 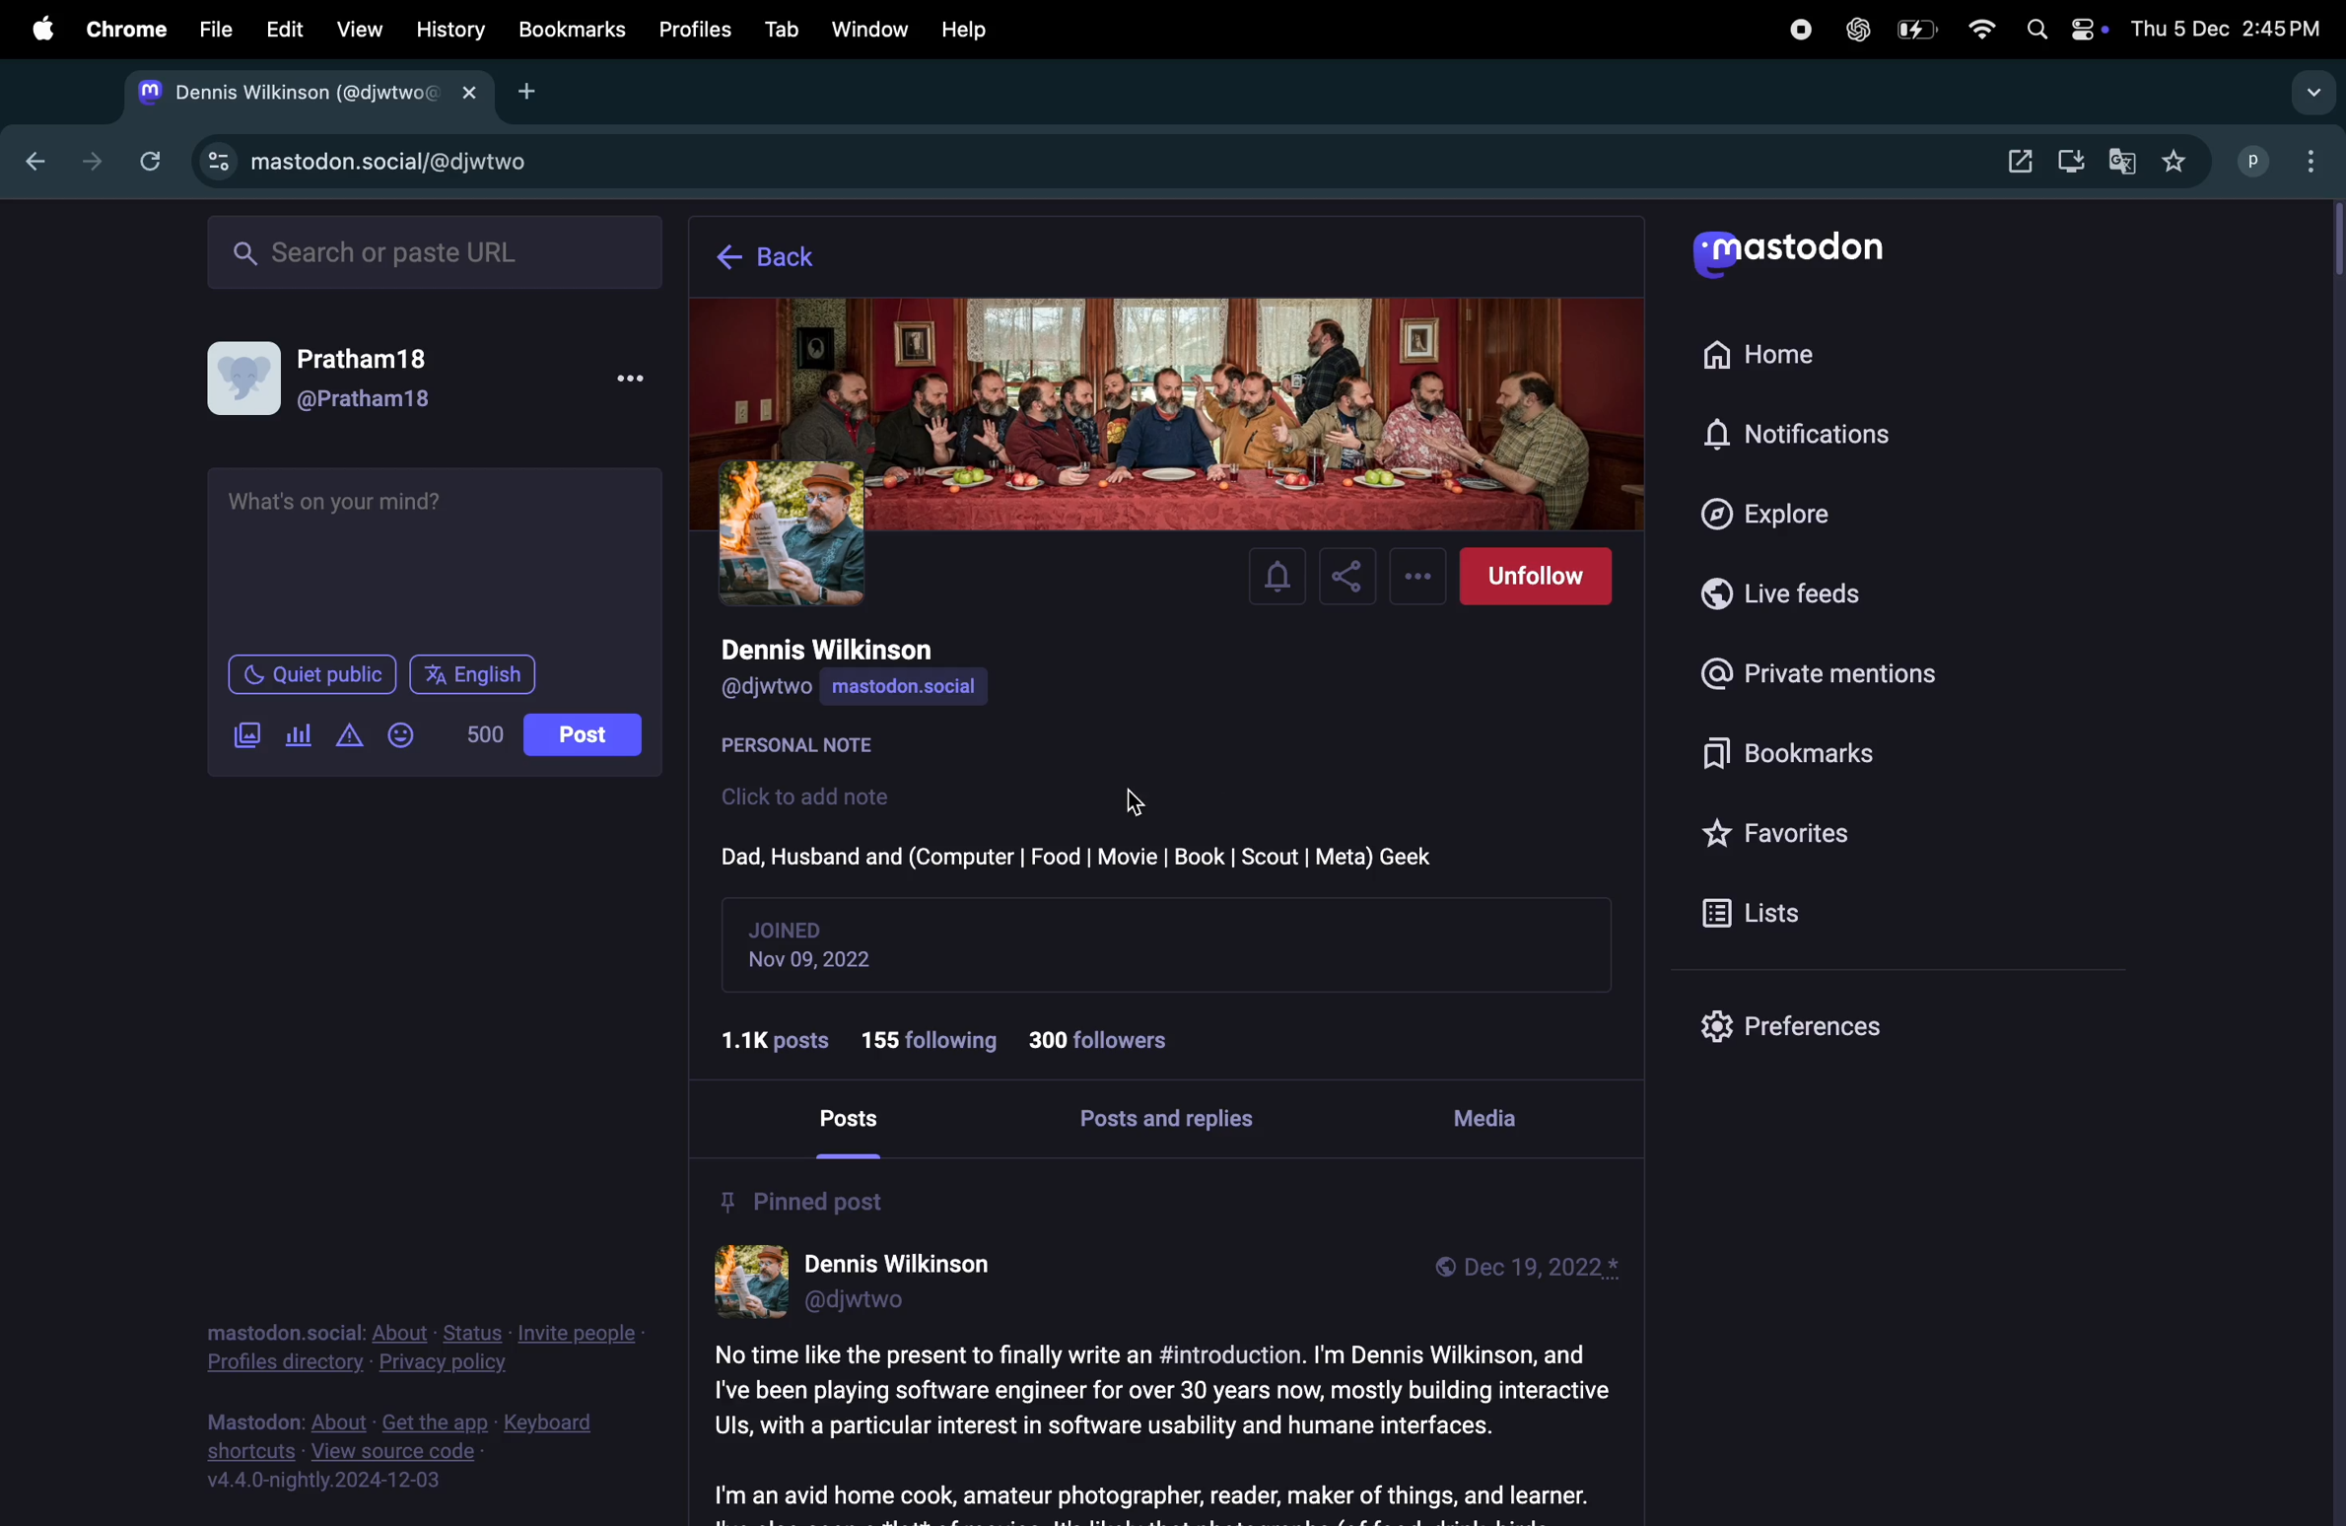 What do you see at coordinates (242, 734) in the screenshot?
I see `add images` at bounding box center [242, 734].